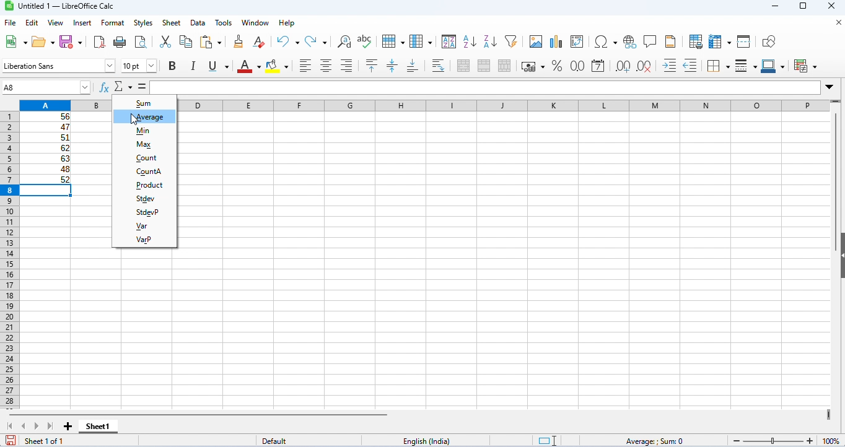 Image resolution: width=845 pixels, height=447 pixels. What do you see at coordinates (288, 41) in the screenshot?
I see `undo` at bounding box center [288, 41].